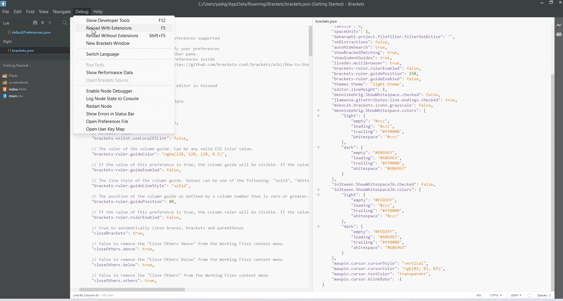  Describe the element at coordinates (124, 44) in the screenshot. I see `New Brackets Window` at that location.